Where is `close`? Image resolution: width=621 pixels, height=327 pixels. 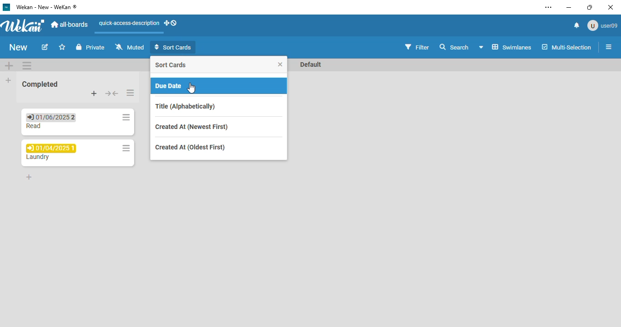
close is located at coordinates (280, 64).